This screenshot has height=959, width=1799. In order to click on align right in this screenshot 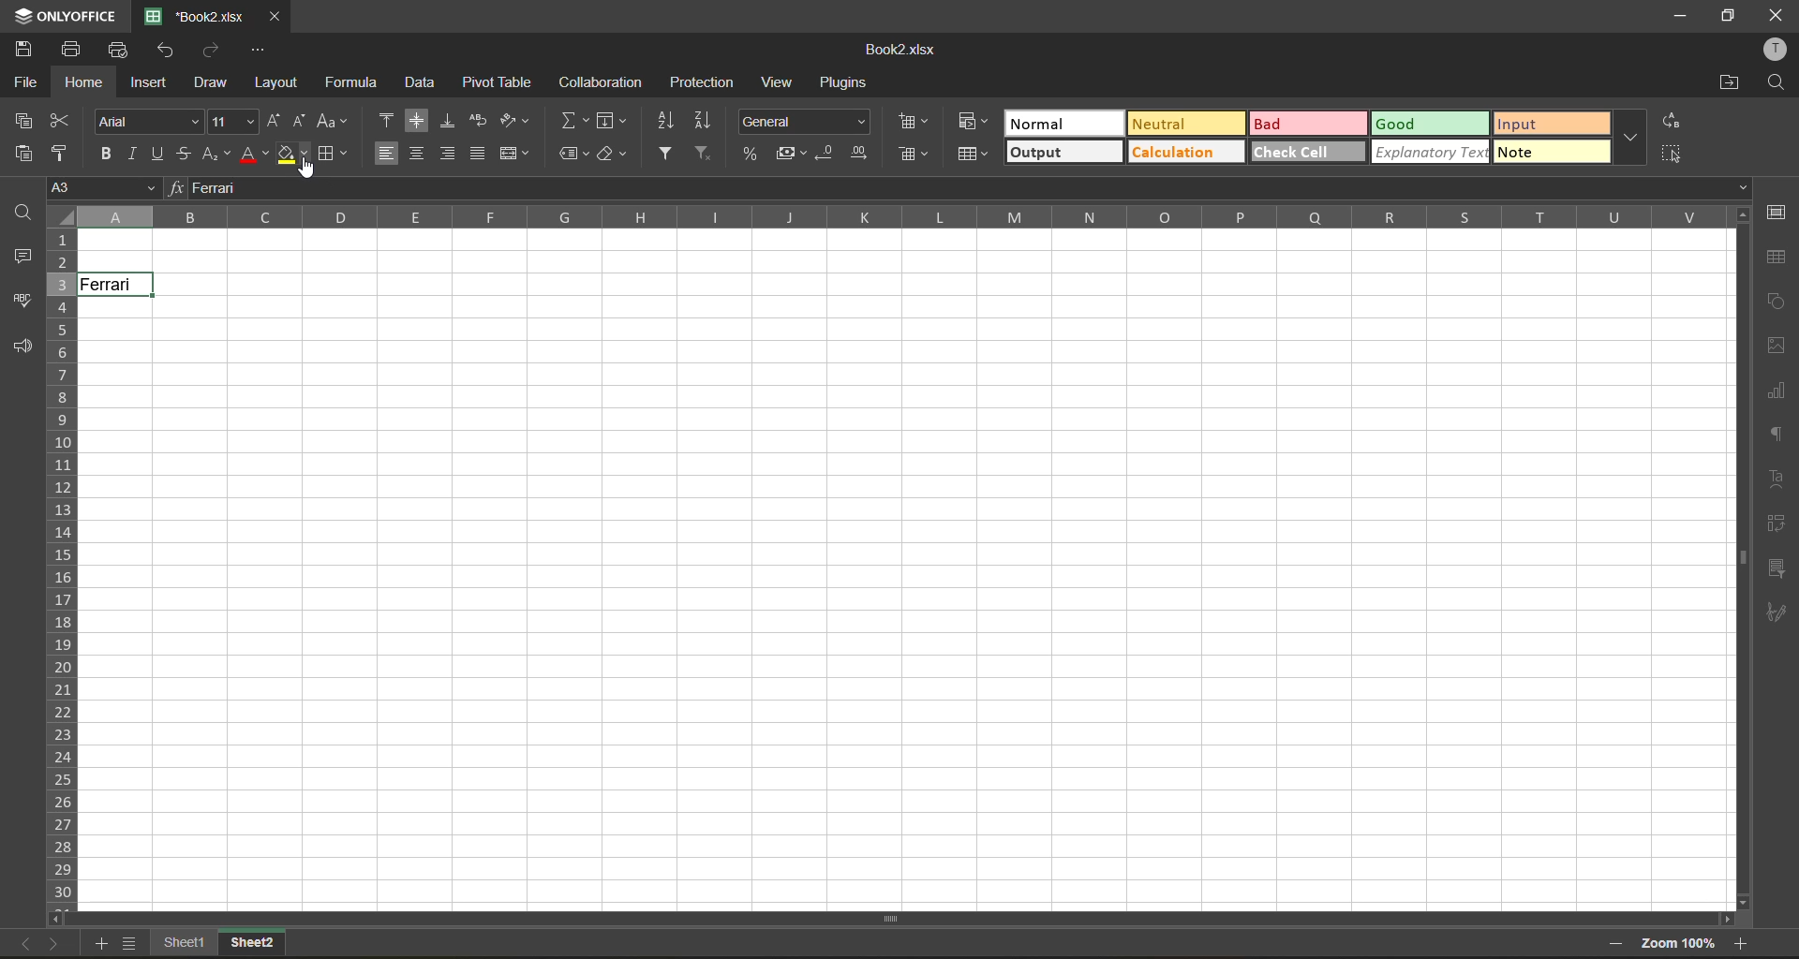, I will do `click(446, 152)`.